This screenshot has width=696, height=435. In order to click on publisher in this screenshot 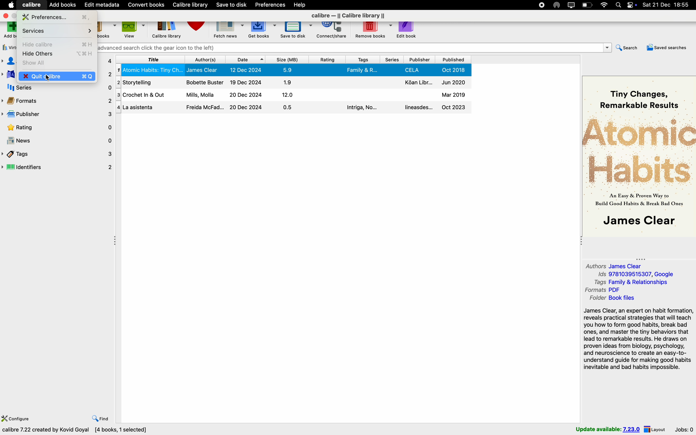, I will do `click(420, 60)`.